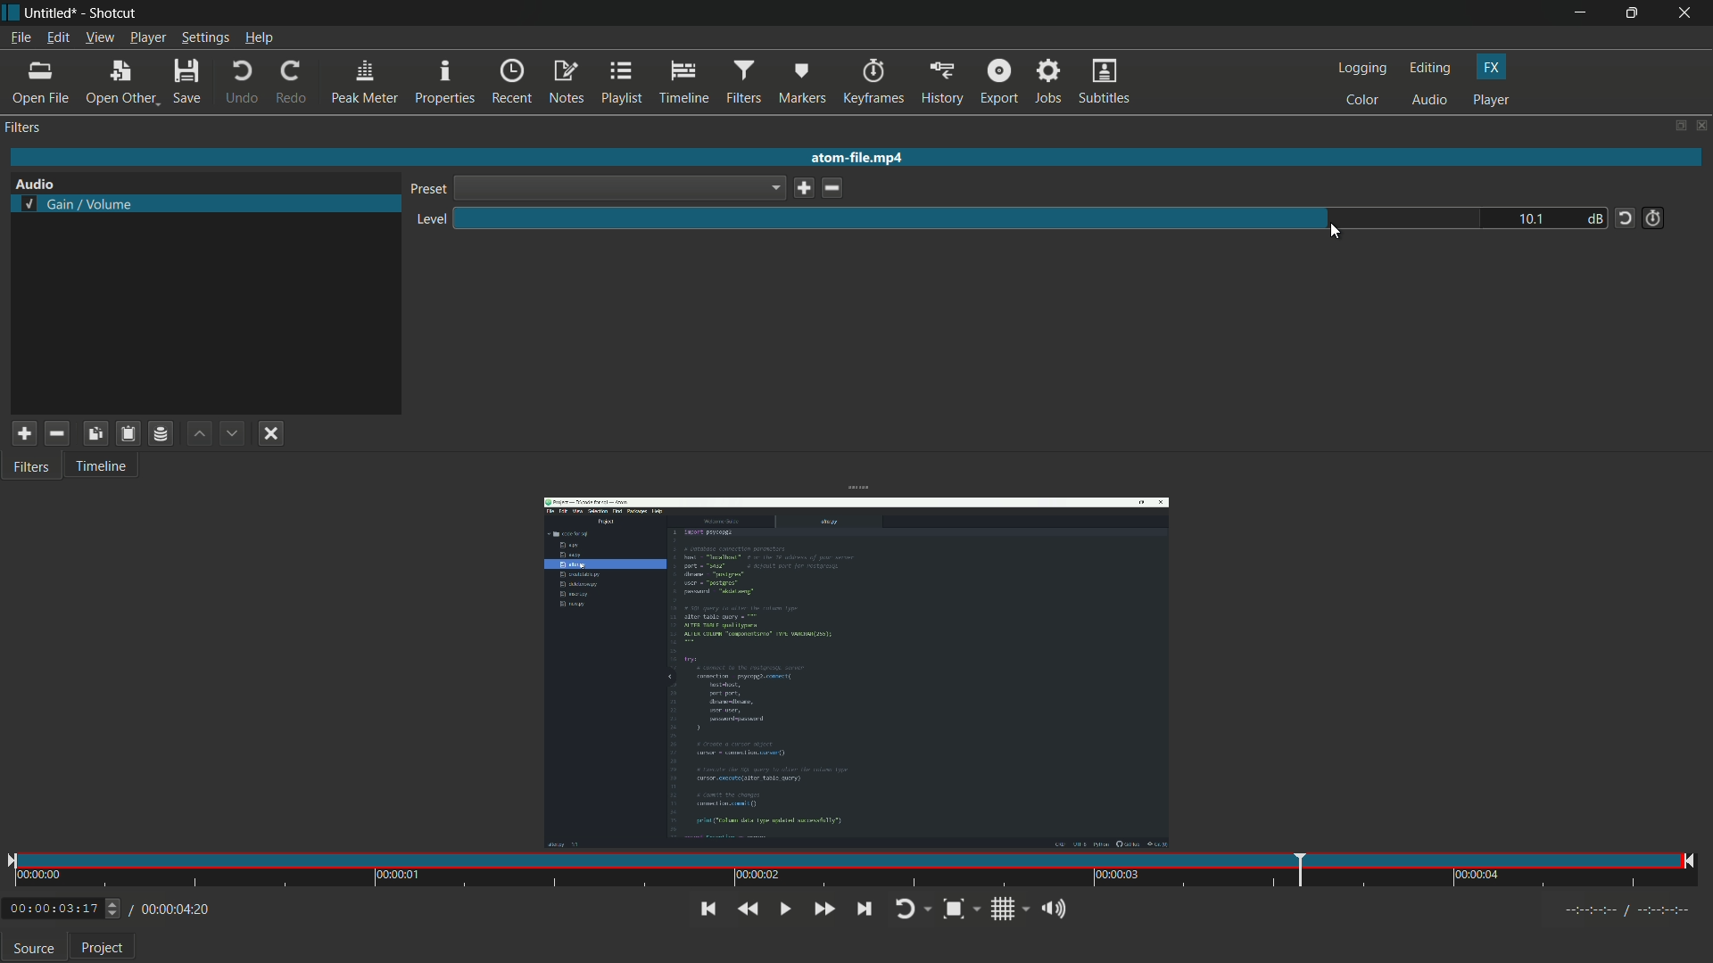  I want to click on app name, so click(111, 13).